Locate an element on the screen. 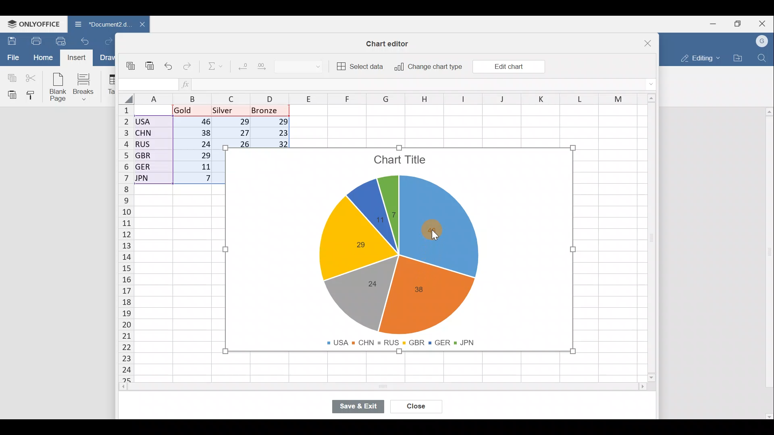 This screenshot has height=435, width=774. Print file is located at coordinates (35, 40).